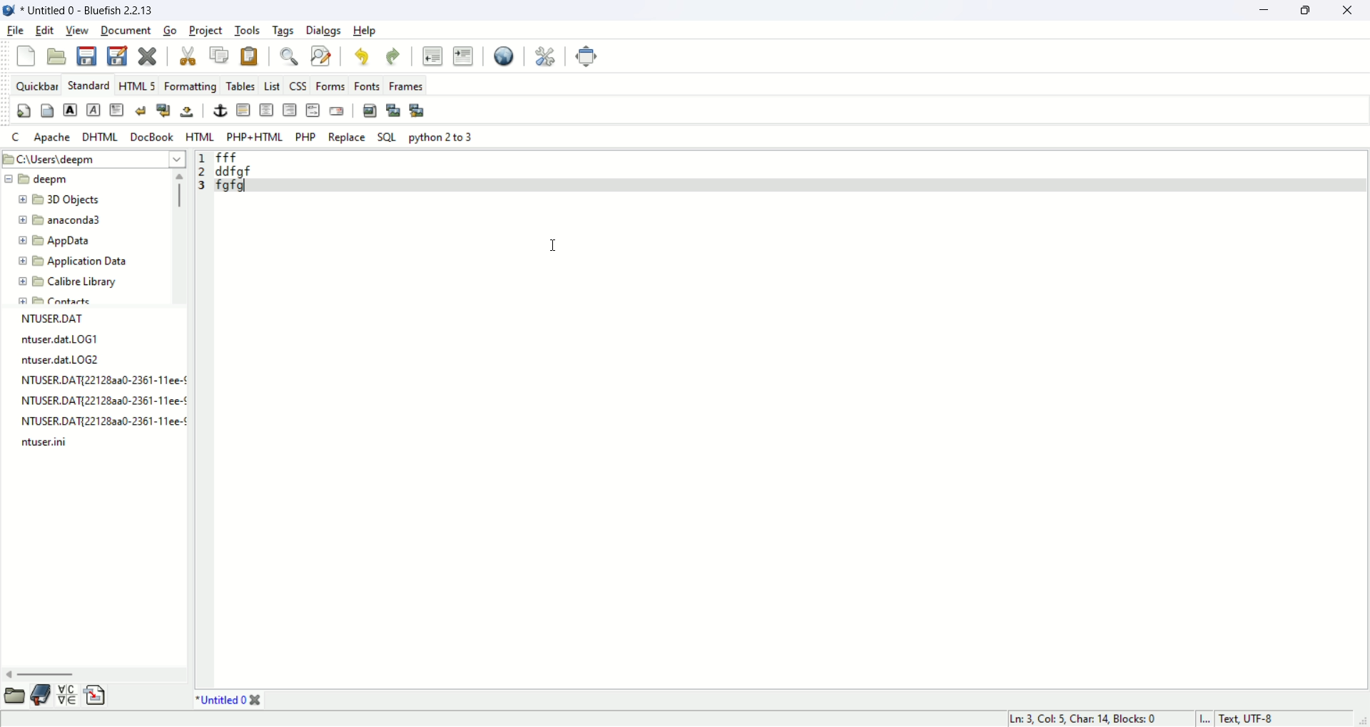  What do you see at coordinates (119, 56) in the screenshot?
I see `save as` at bounding box center [119, 56].